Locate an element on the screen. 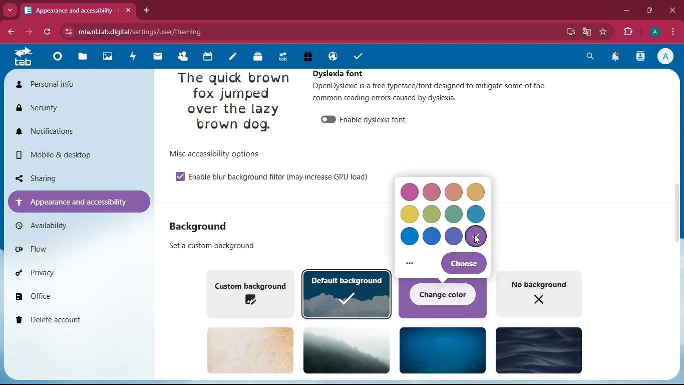  color is located at coordinates (475, 194).